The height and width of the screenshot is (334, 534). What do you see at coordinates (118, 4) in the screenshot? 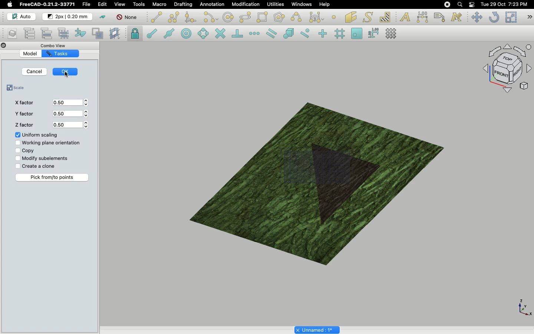
I see `View` at bounding box center [118, 4].